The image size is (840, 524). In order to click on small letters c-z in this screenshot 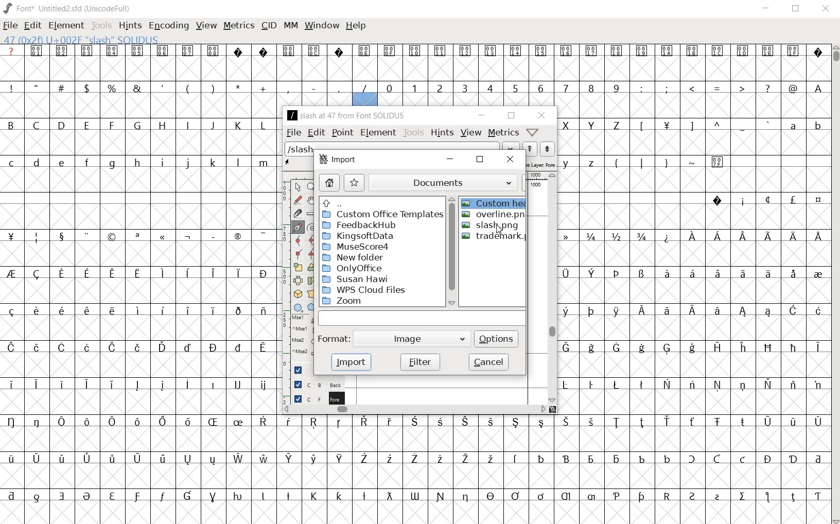, I will do `click(141, 162)`.